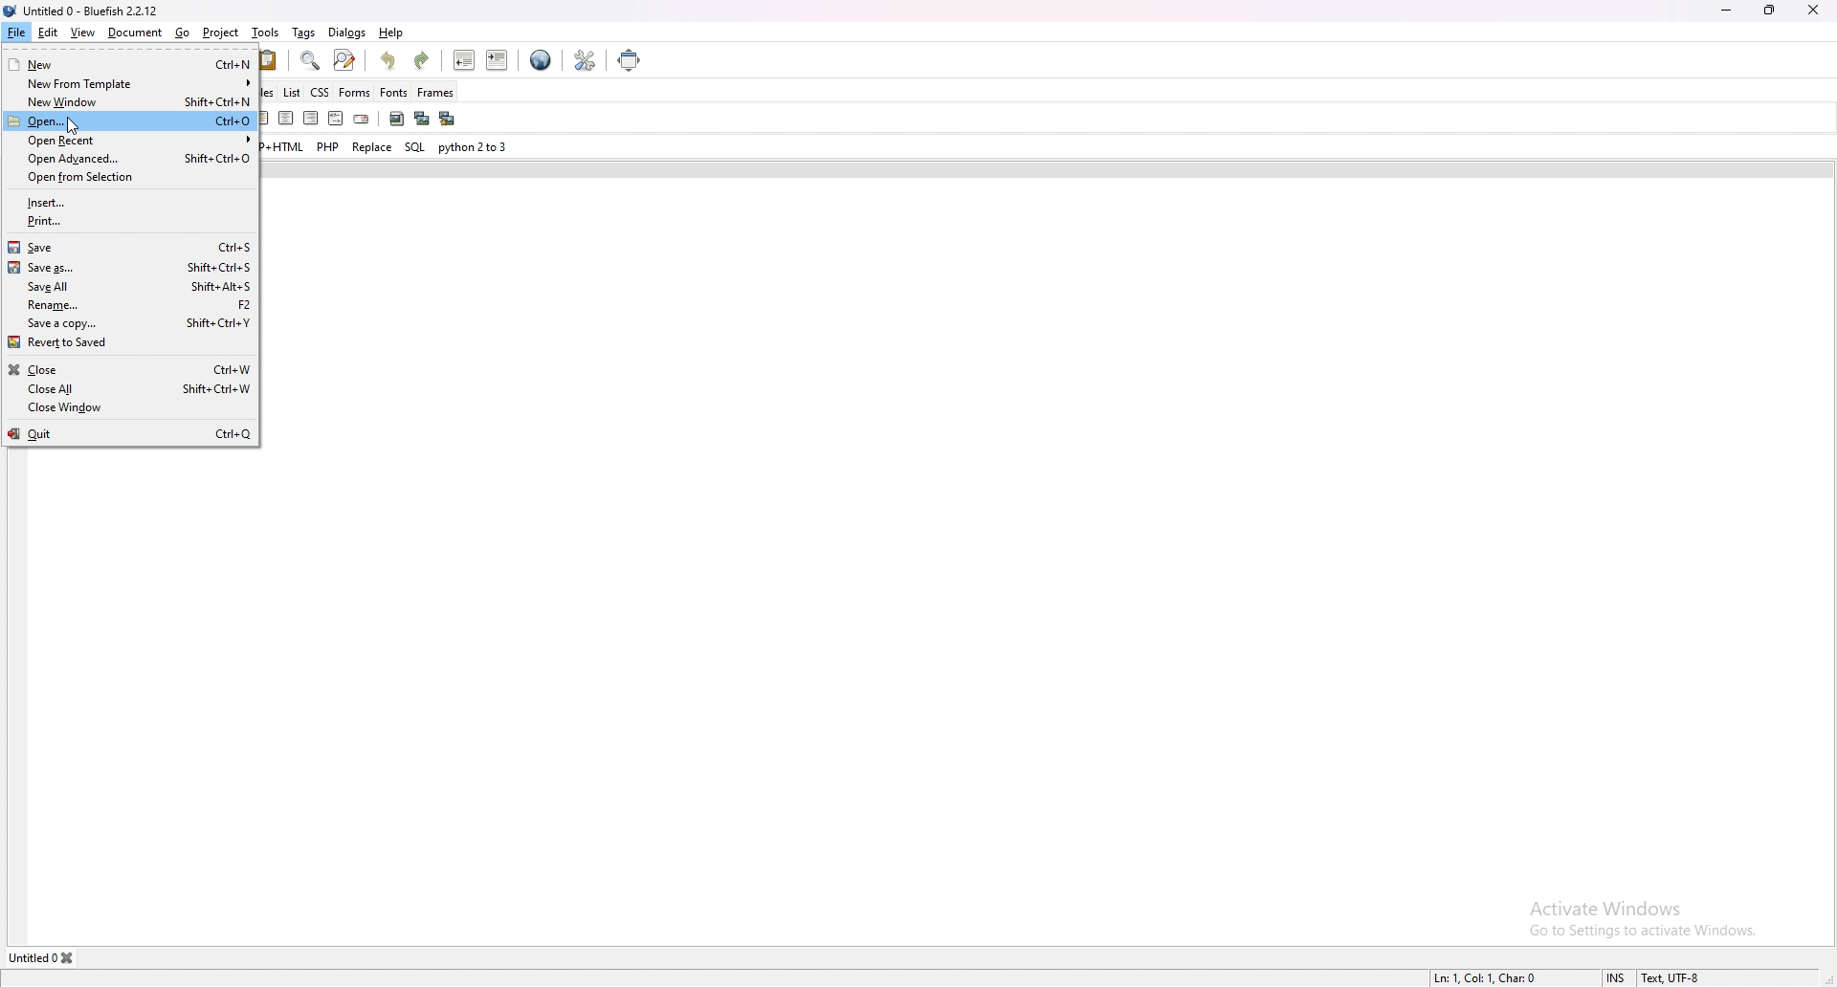  I want to click on edit in browser, so click(542, 60).